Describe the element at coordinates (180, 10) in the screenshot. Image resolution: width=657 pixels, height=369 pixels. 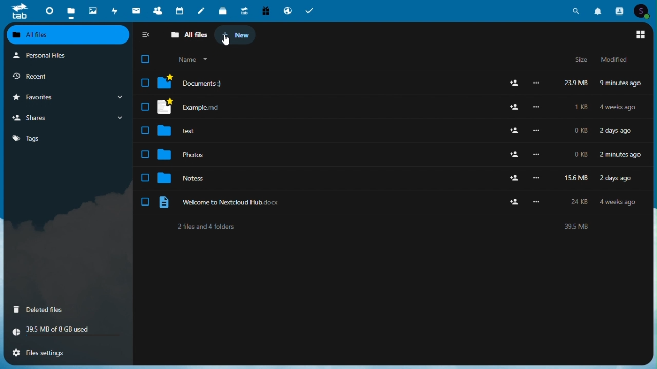
I see `calendar` at that location.